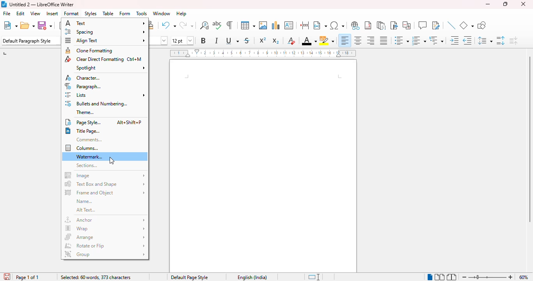 This screenshot has height=281, width=533. Describe the element at coordinates (44, 25) in the screenshot. I see `save` at that location.